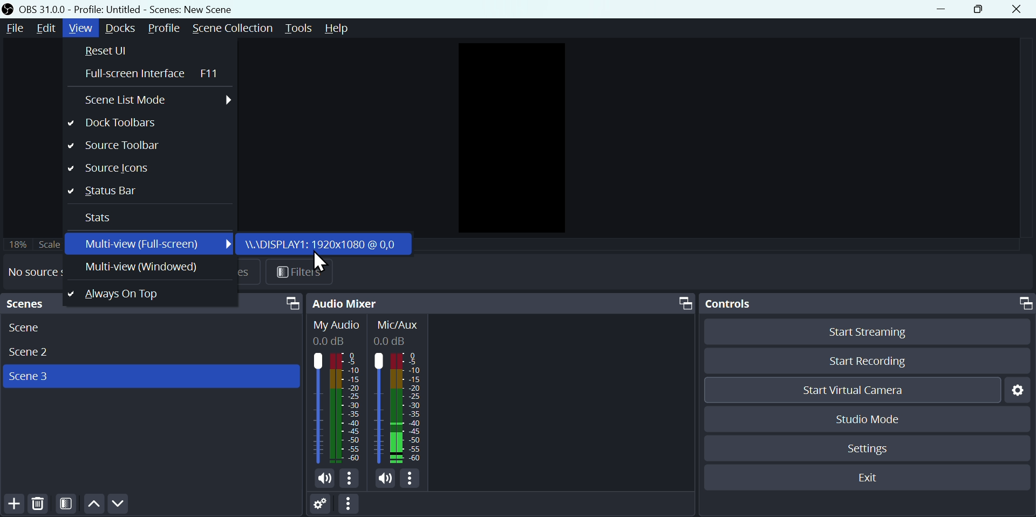 The image size is (1036, 517). Describe the element at coordinates (975, 9) in the screenshot. I see `` at that location.